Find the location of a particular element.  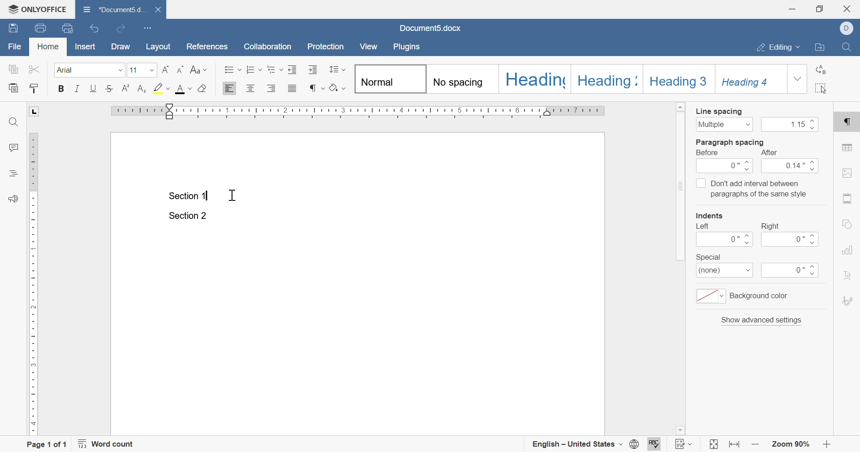

ONLYOFFICE is located at coordinates (37, 10).